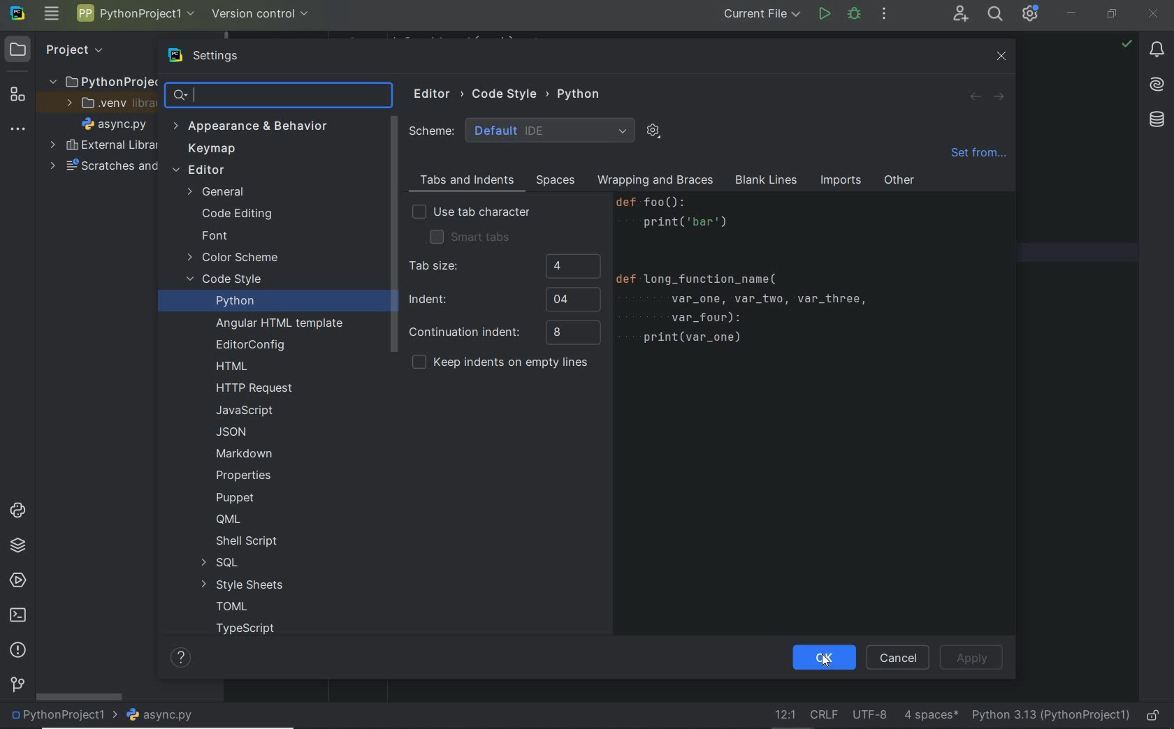 This screenshot has height=729, width=1174. Describe the element at coordinates (978, 156) in the screenshot. I see `set from` at that location.